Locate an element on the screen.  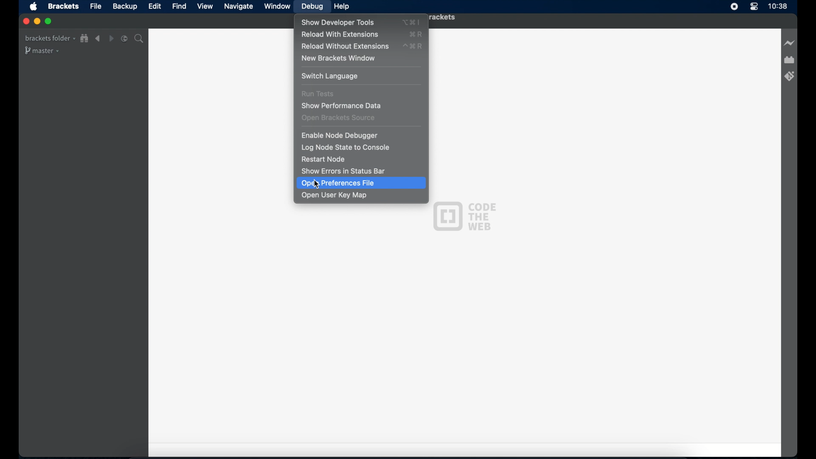
edit is located at coordinates (154, 6).